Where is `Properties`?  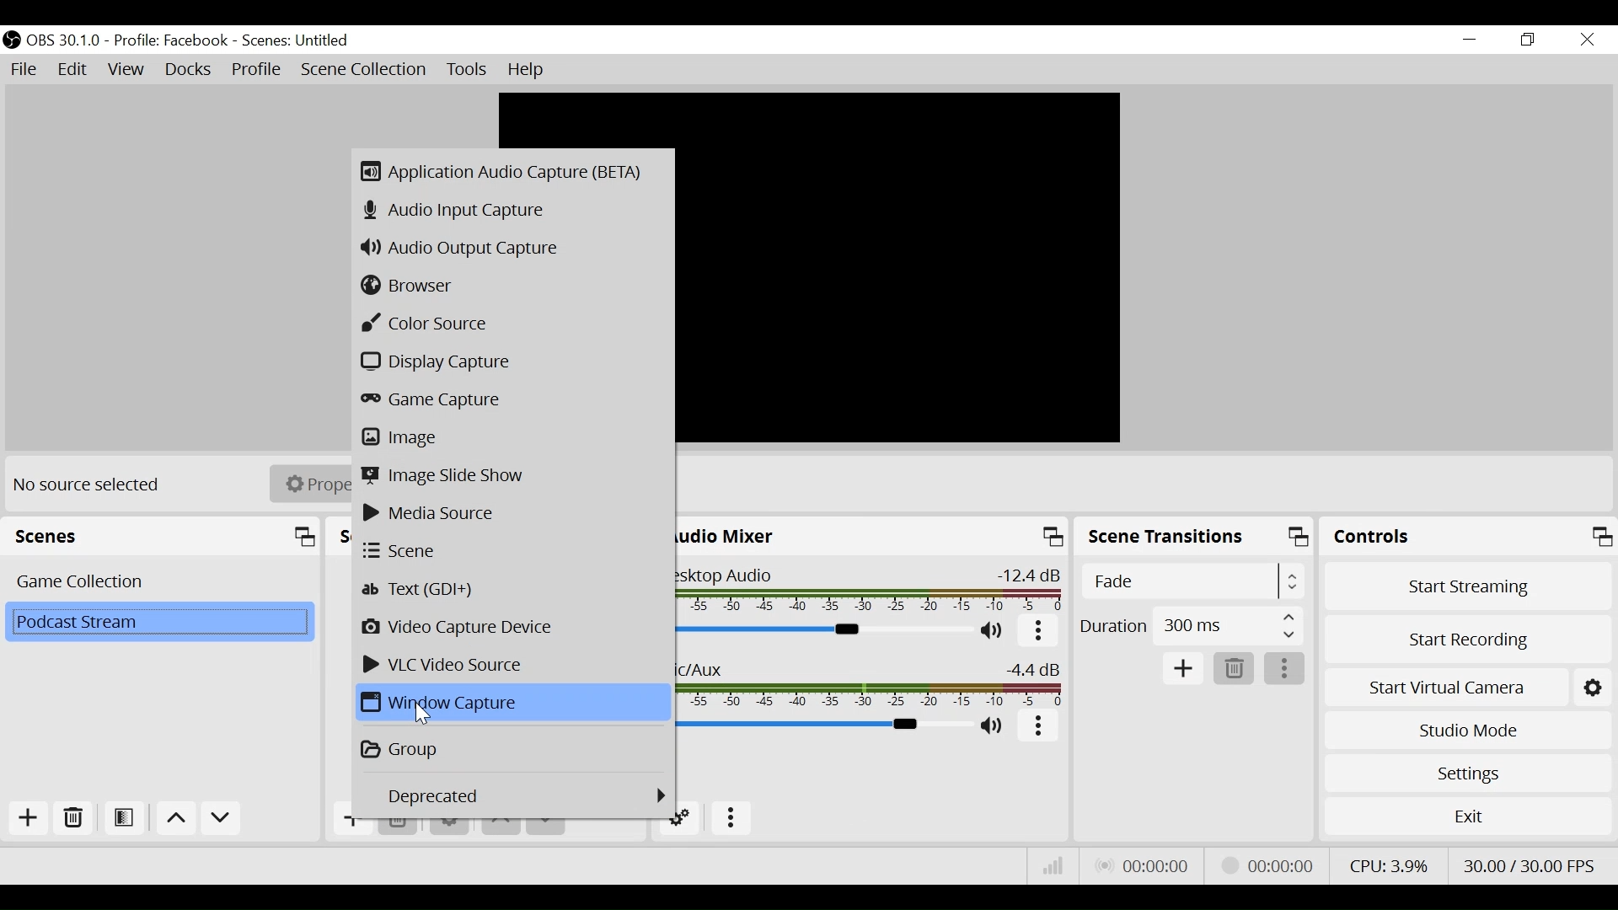 Properties is located at coordinates (313, 484).